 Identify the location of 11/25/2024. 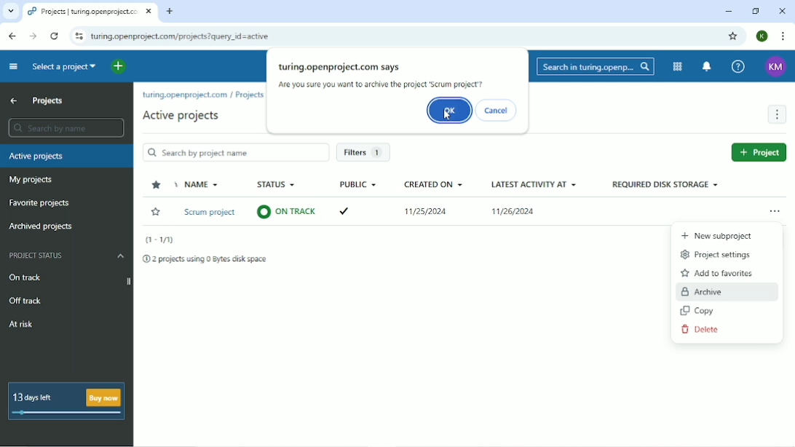
(430, 214).